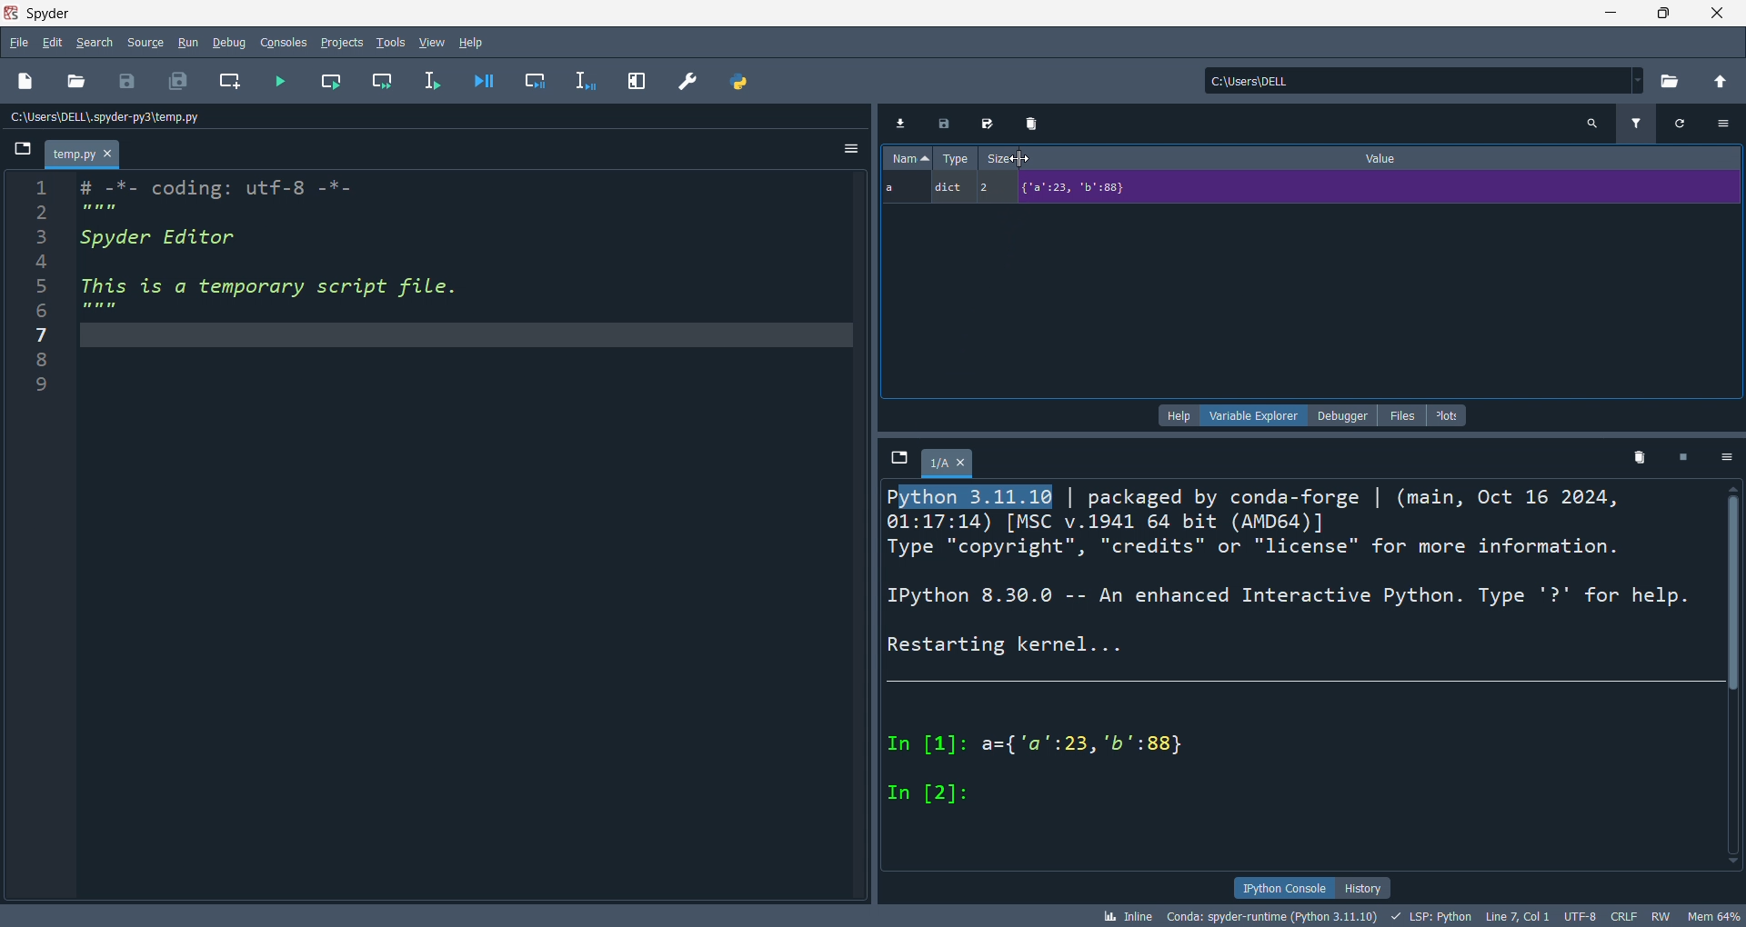  What do you see at coordinates (123, 77) in the screenshot?
I see `save` at bounding box center [123, 77].